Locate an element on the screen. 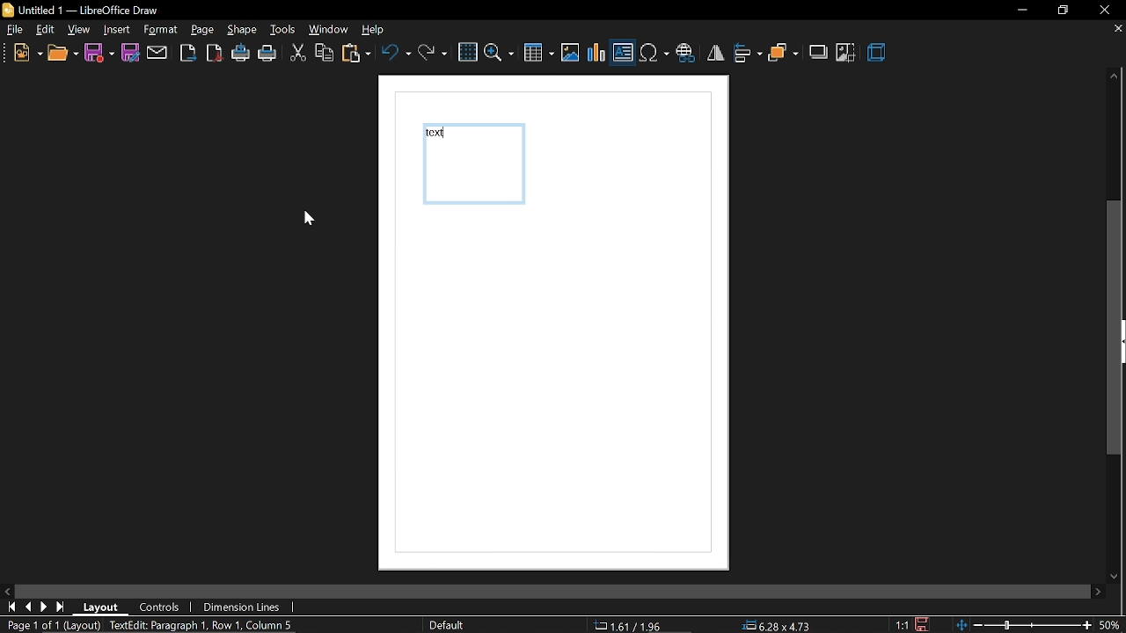  co-ordinate is located at coordinates (634, 625).